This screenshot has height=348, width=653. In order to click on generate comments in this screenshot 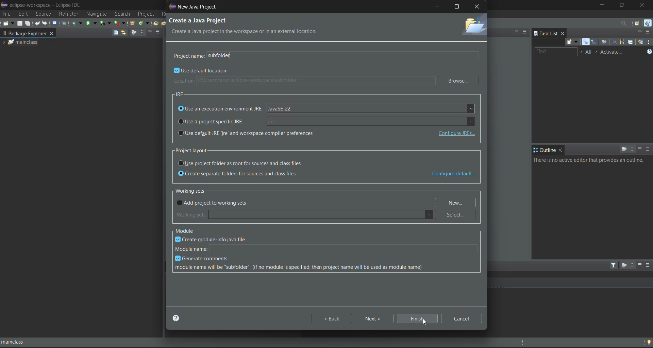, I will do `click(204, 259)`.